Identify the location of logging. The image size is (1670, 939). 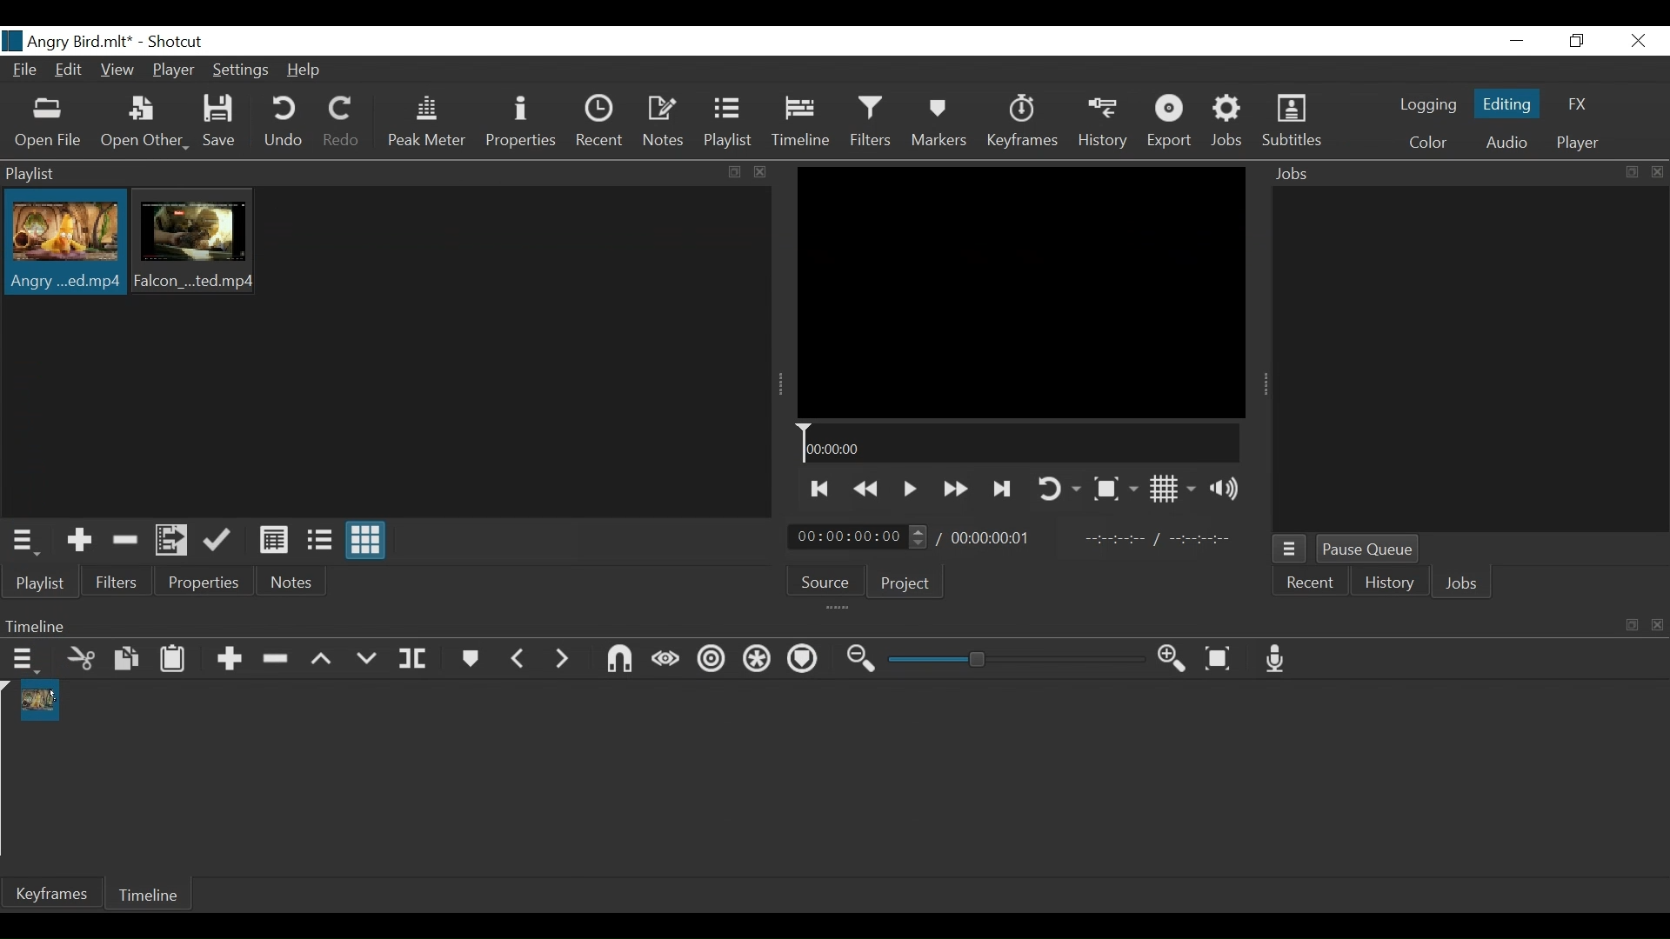
(1428, 106).